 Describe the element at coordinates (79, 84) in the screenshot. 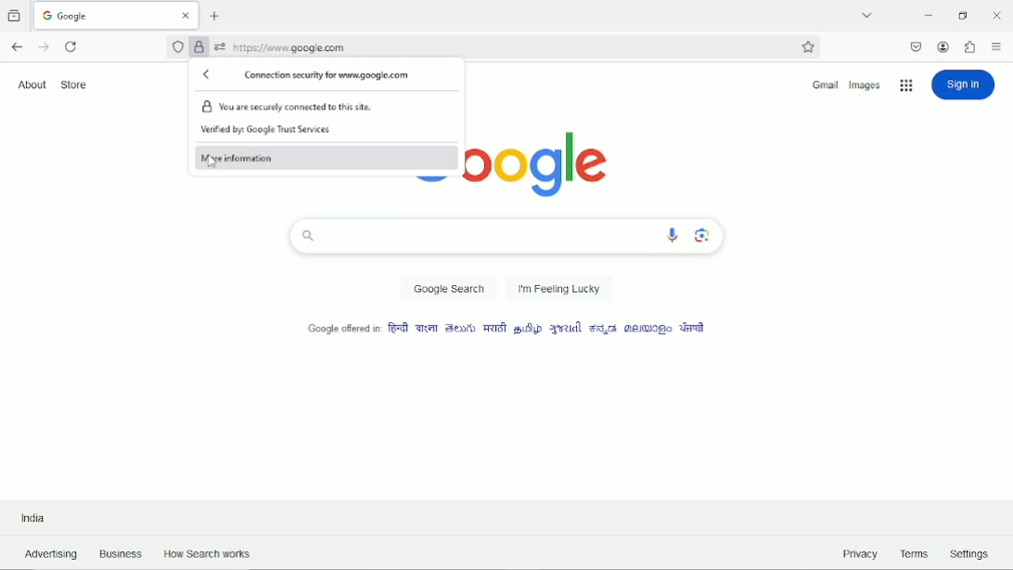

I see `Store` at that location.